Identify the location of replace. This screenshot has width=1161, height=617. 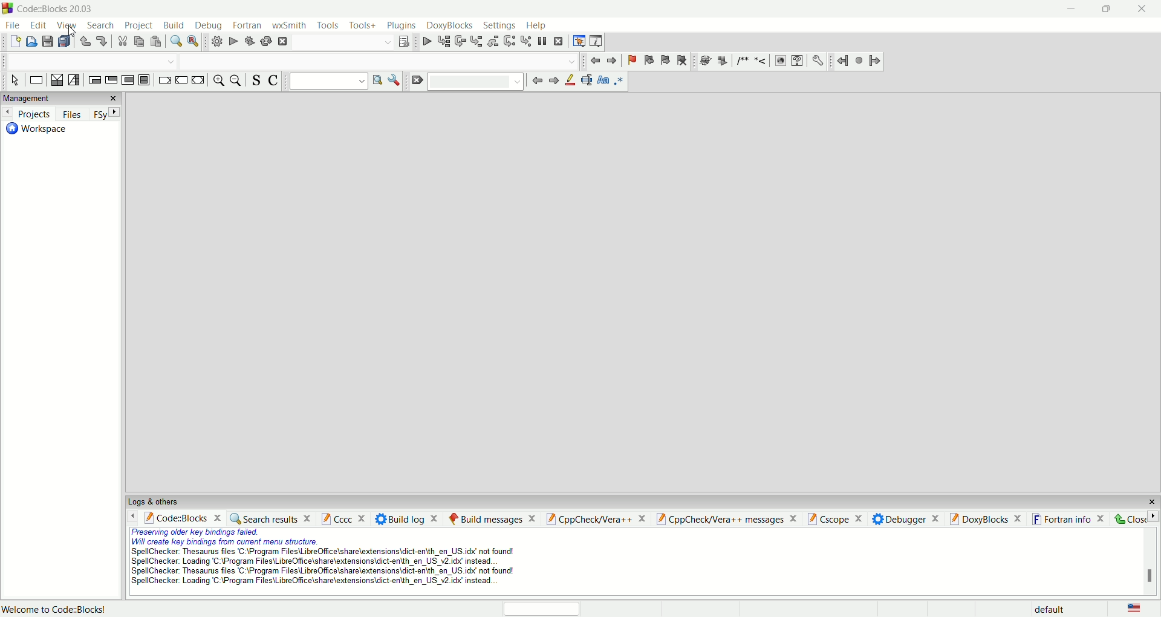
(195, 41).